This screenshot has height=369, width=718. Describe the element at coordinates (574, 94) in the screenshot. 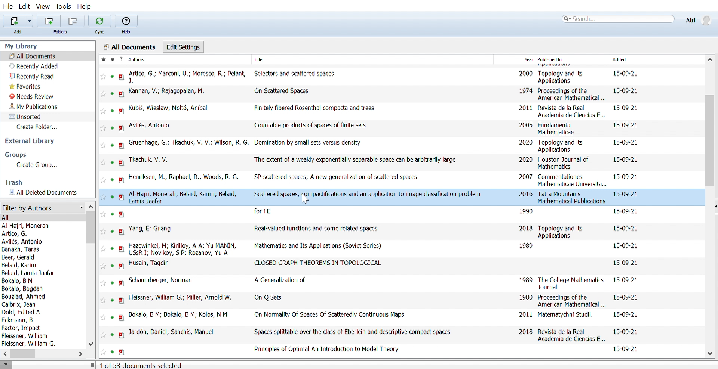

I see `Proceedings of the American Mathematical...` at that location.